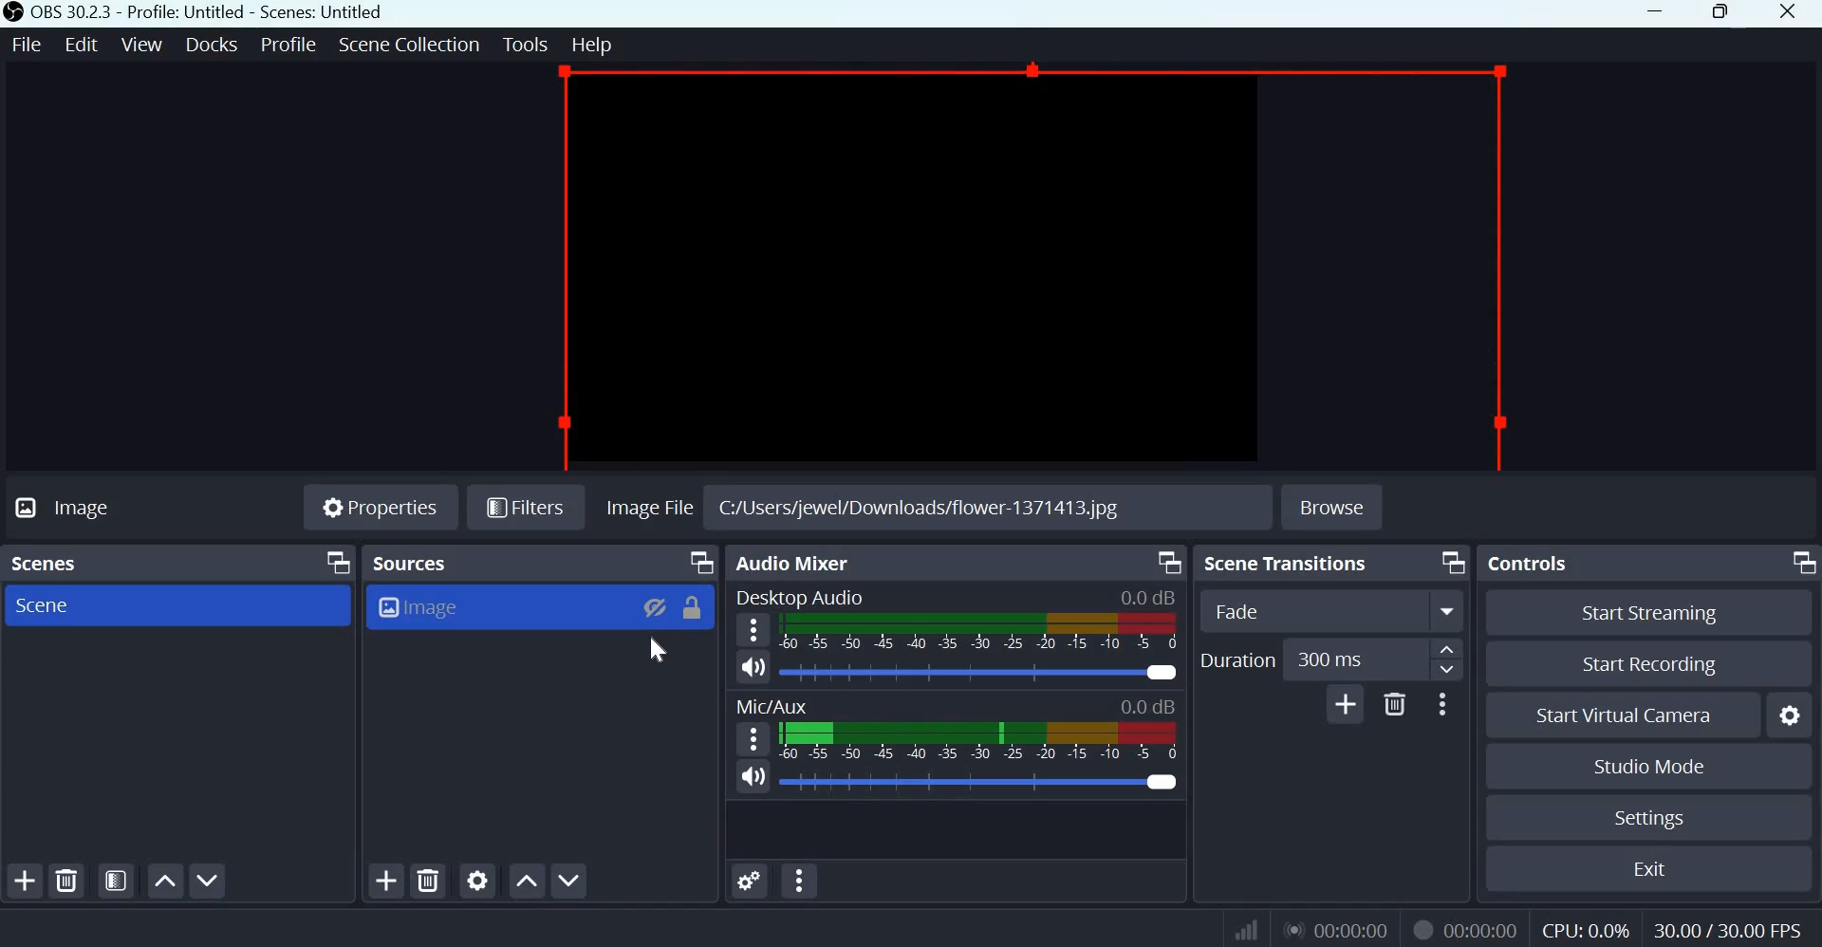 The height and width of the screenshot is (947, 1822). I want to click on docks, so click(213, 41).